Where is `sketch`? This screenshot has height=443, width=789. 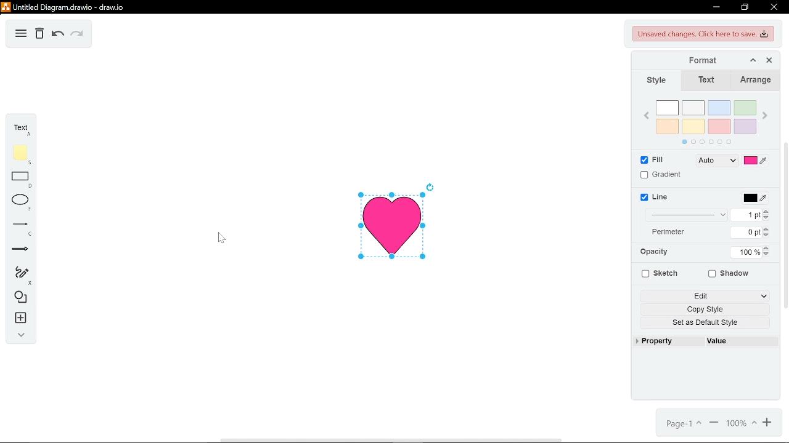 sketch is located at coordinates (658, 273).